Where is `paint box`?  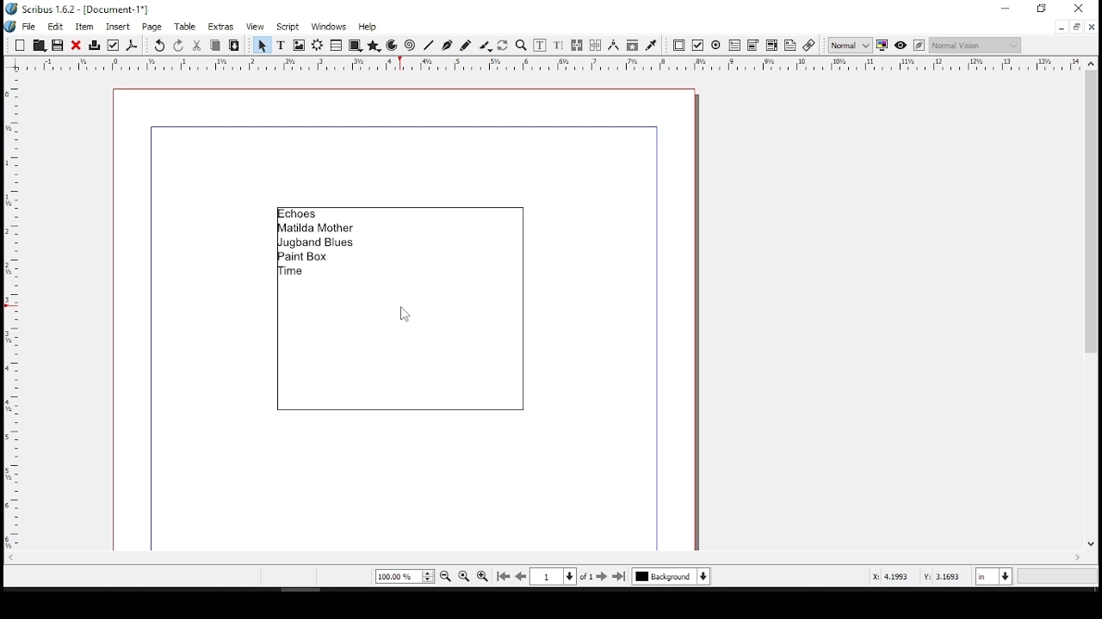 paint box is located at coordinates (308, 257).